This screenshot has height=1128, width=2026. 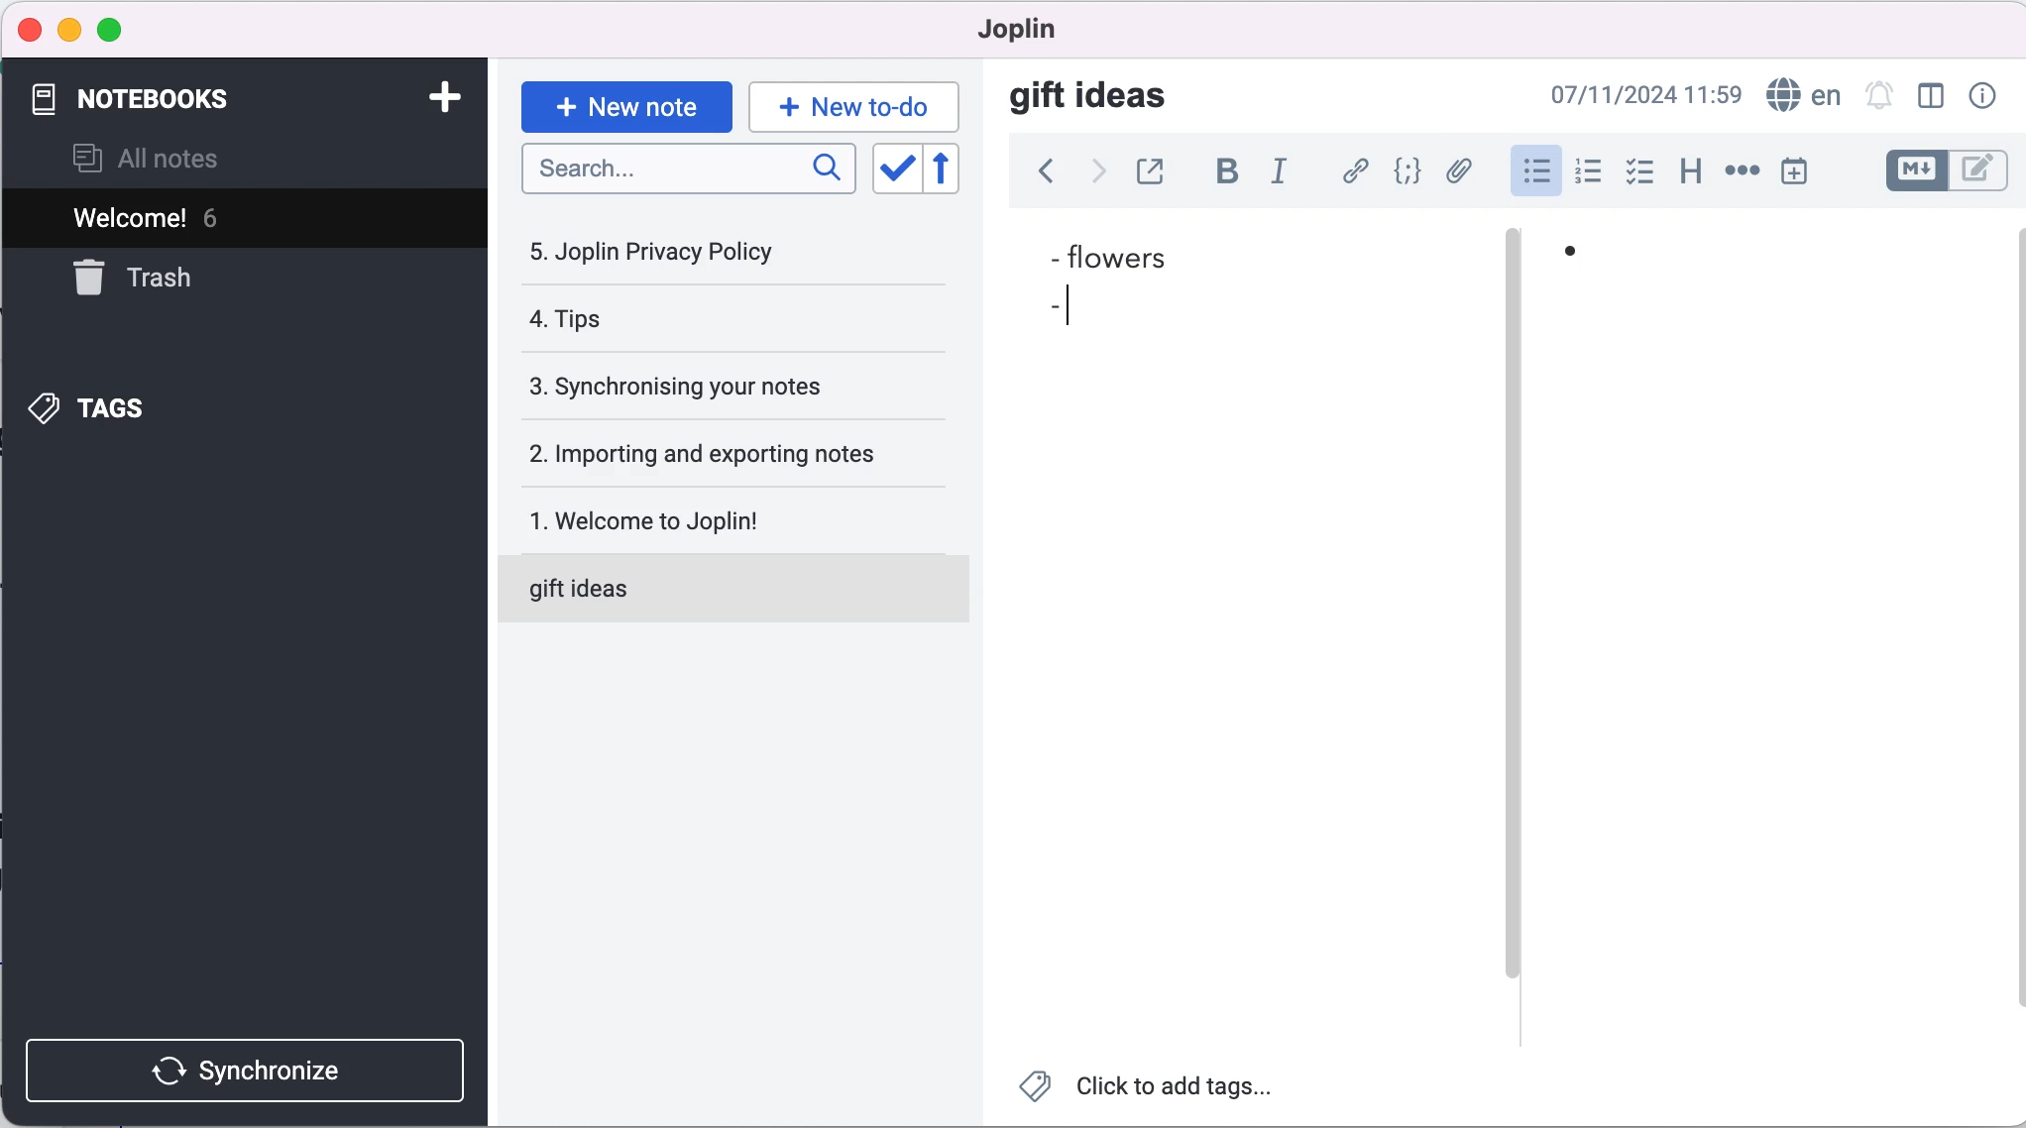 I want to click on add file, so click(x=1461, y=172).